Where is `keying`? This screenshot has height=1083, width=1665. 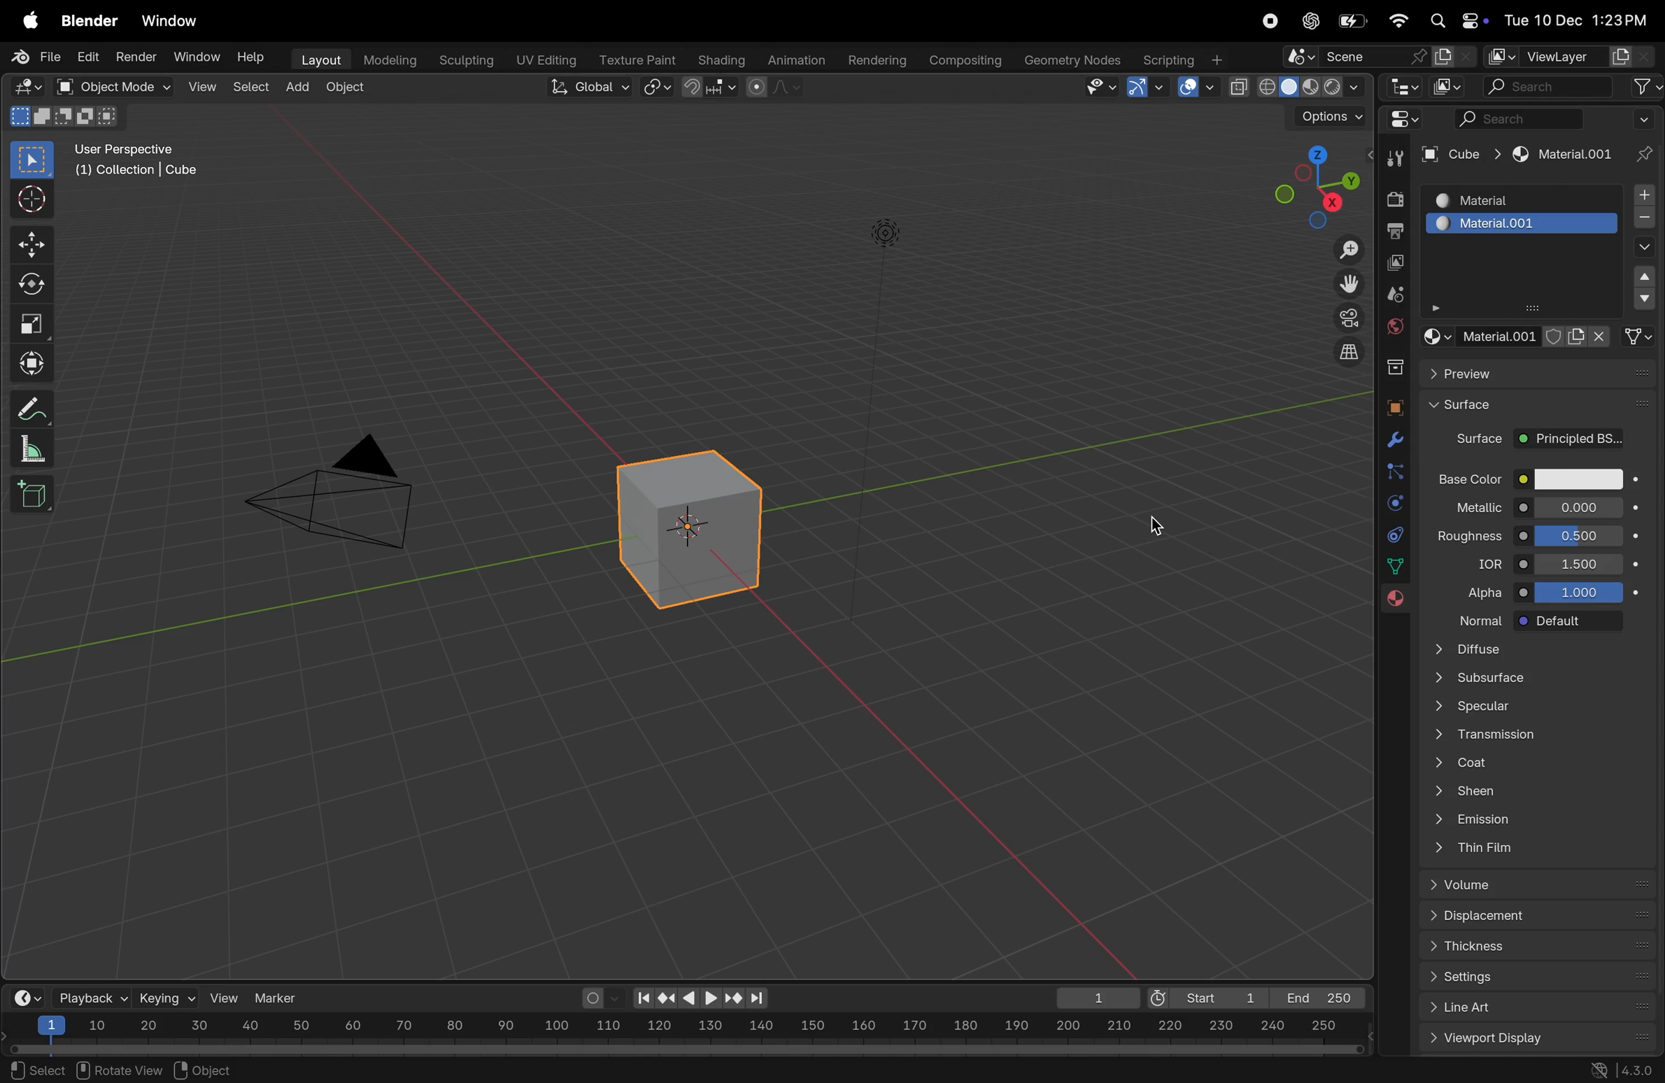
keying is located at coordinates (166, 997).